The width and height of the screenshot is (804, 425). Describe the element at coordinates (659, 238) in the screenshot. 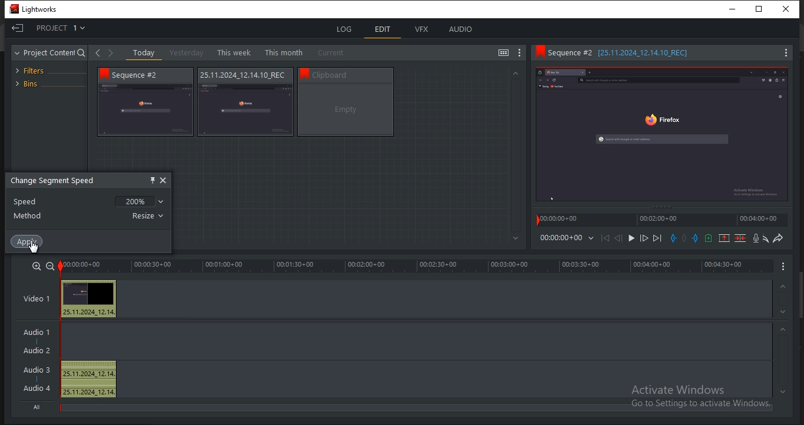

I see `move forward` at that location.